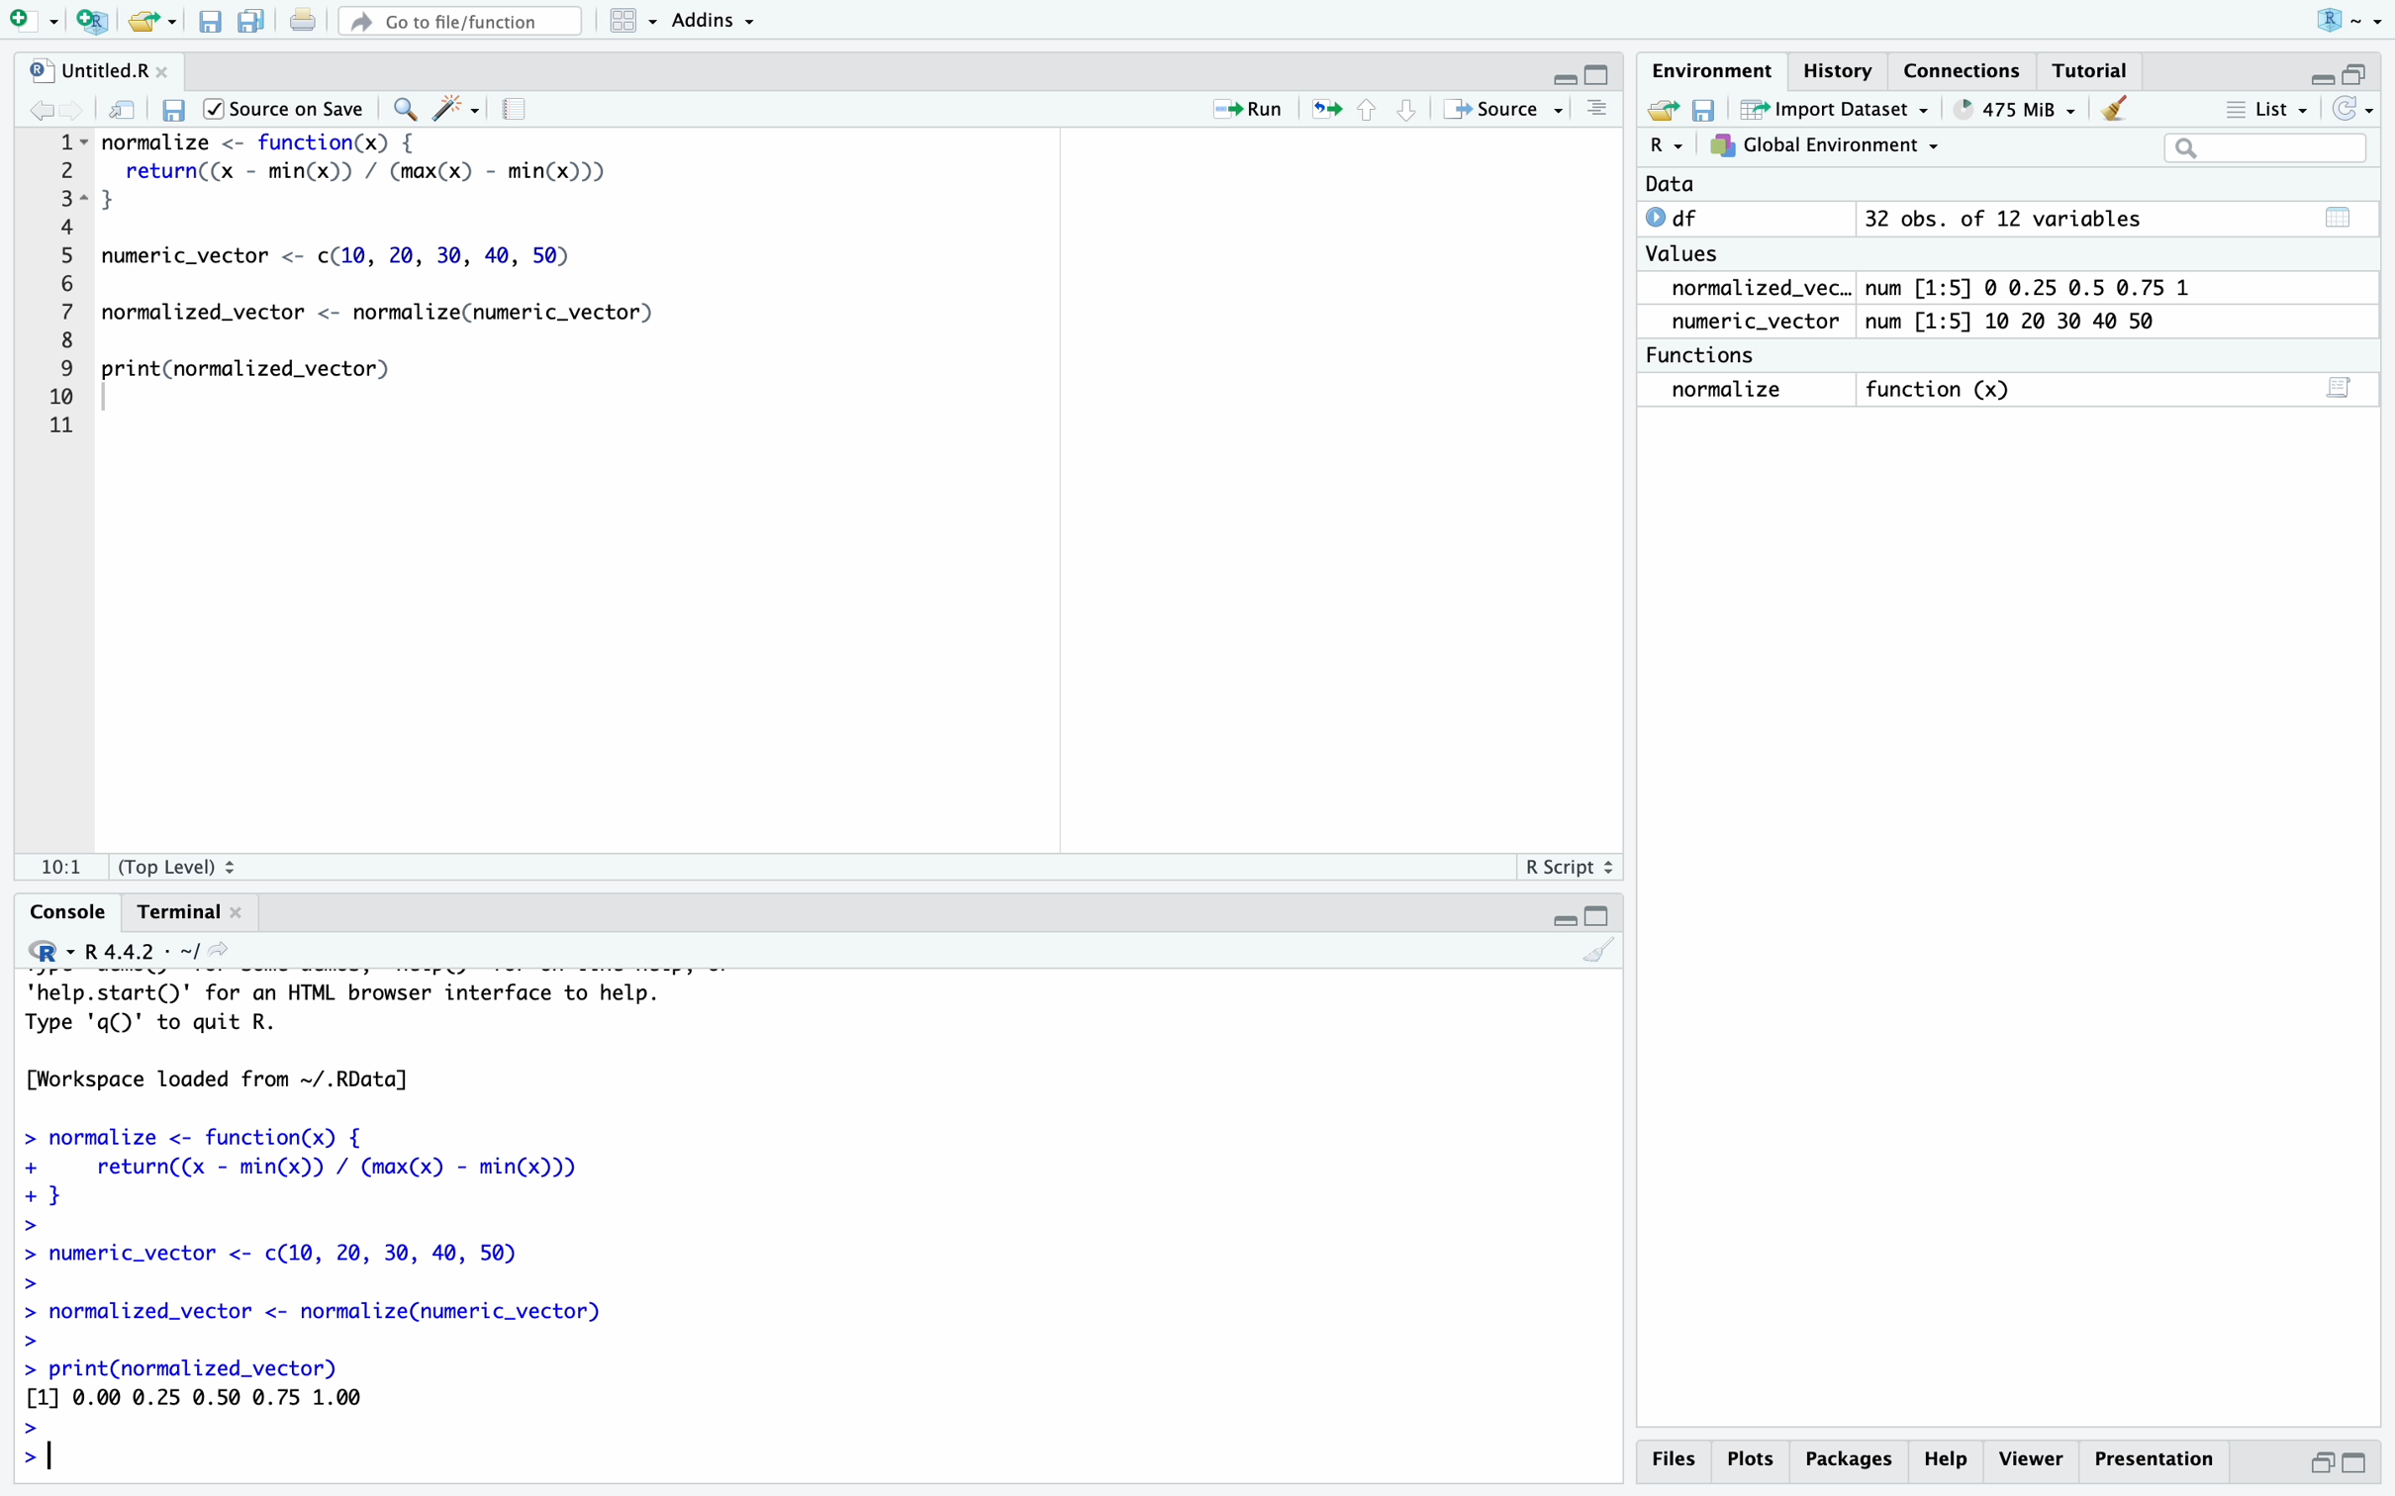 This screenshot has height=1496, width=2395. Describe the element at coordinates (2340, 391) in the screenshot. I see `Data/Table` at that location.